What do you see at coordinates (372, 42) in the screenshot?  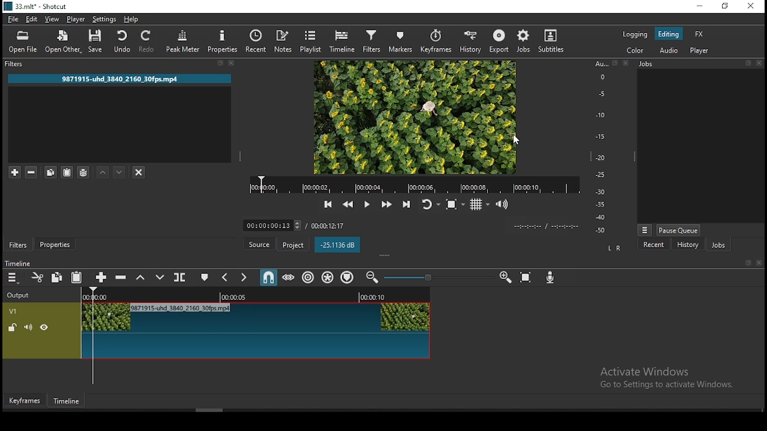 I see `filters` at bounding box center [372, 42].